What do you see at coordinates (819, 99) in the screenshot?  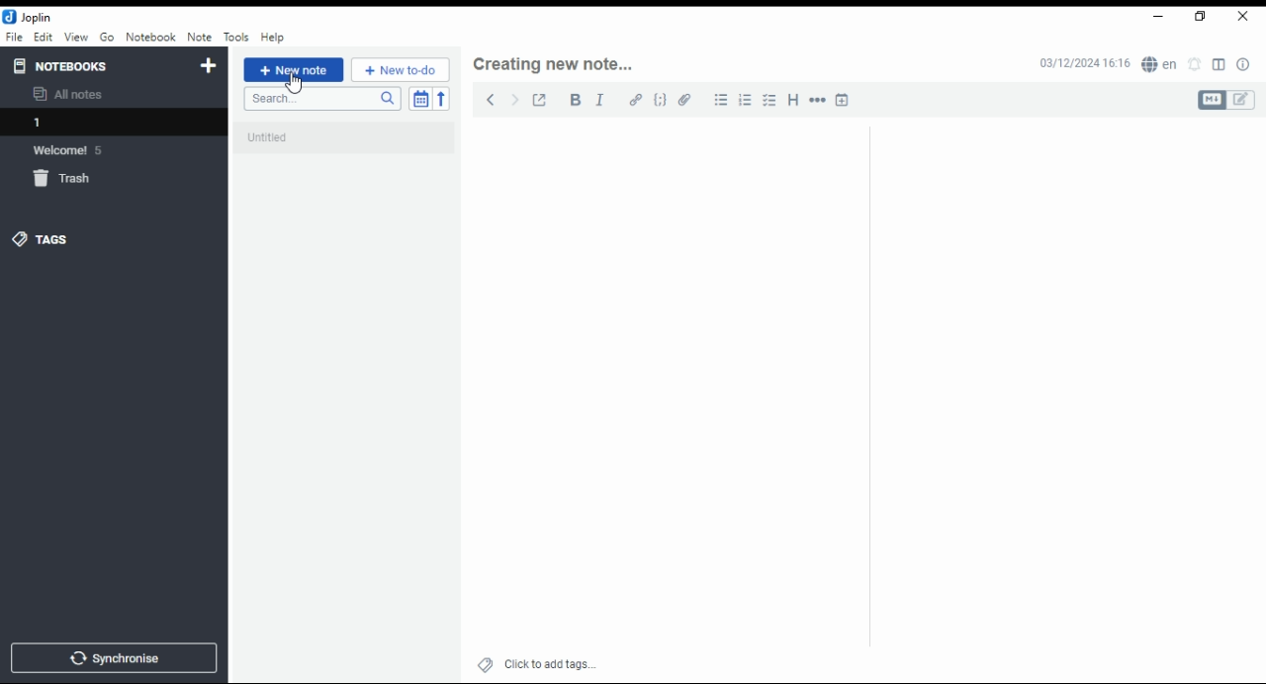 I see `horizontal rule` at bounding box center [819, 99].